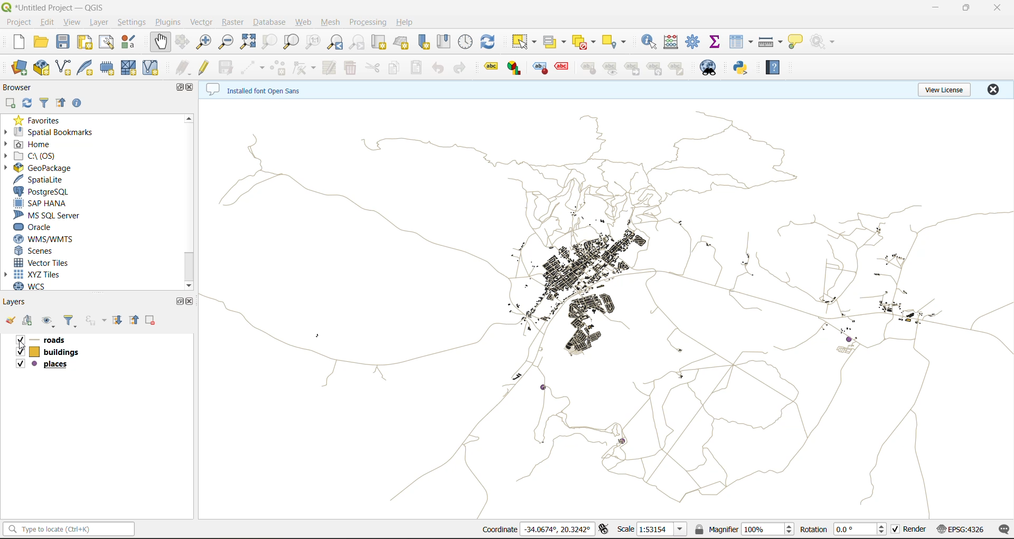  I want to click on copy, so click(395, 65).